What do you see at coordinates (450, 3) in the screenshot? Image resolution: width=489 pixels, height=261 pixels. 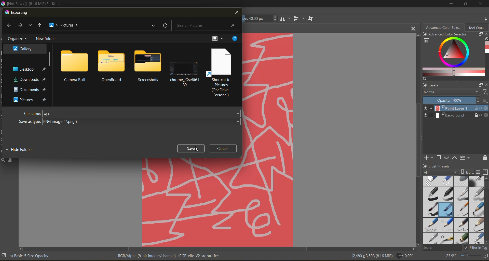 I see `minimize` at bounding box center [450, 3].